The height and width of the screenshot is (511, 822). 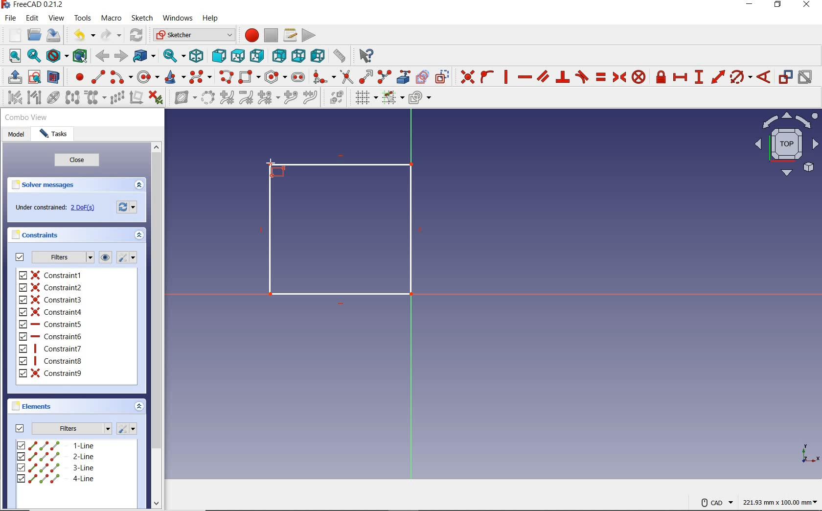 What do you see at coordinates (639, 77) in the screenshot?
I see `constrain block` at bounding box center [639, 77].